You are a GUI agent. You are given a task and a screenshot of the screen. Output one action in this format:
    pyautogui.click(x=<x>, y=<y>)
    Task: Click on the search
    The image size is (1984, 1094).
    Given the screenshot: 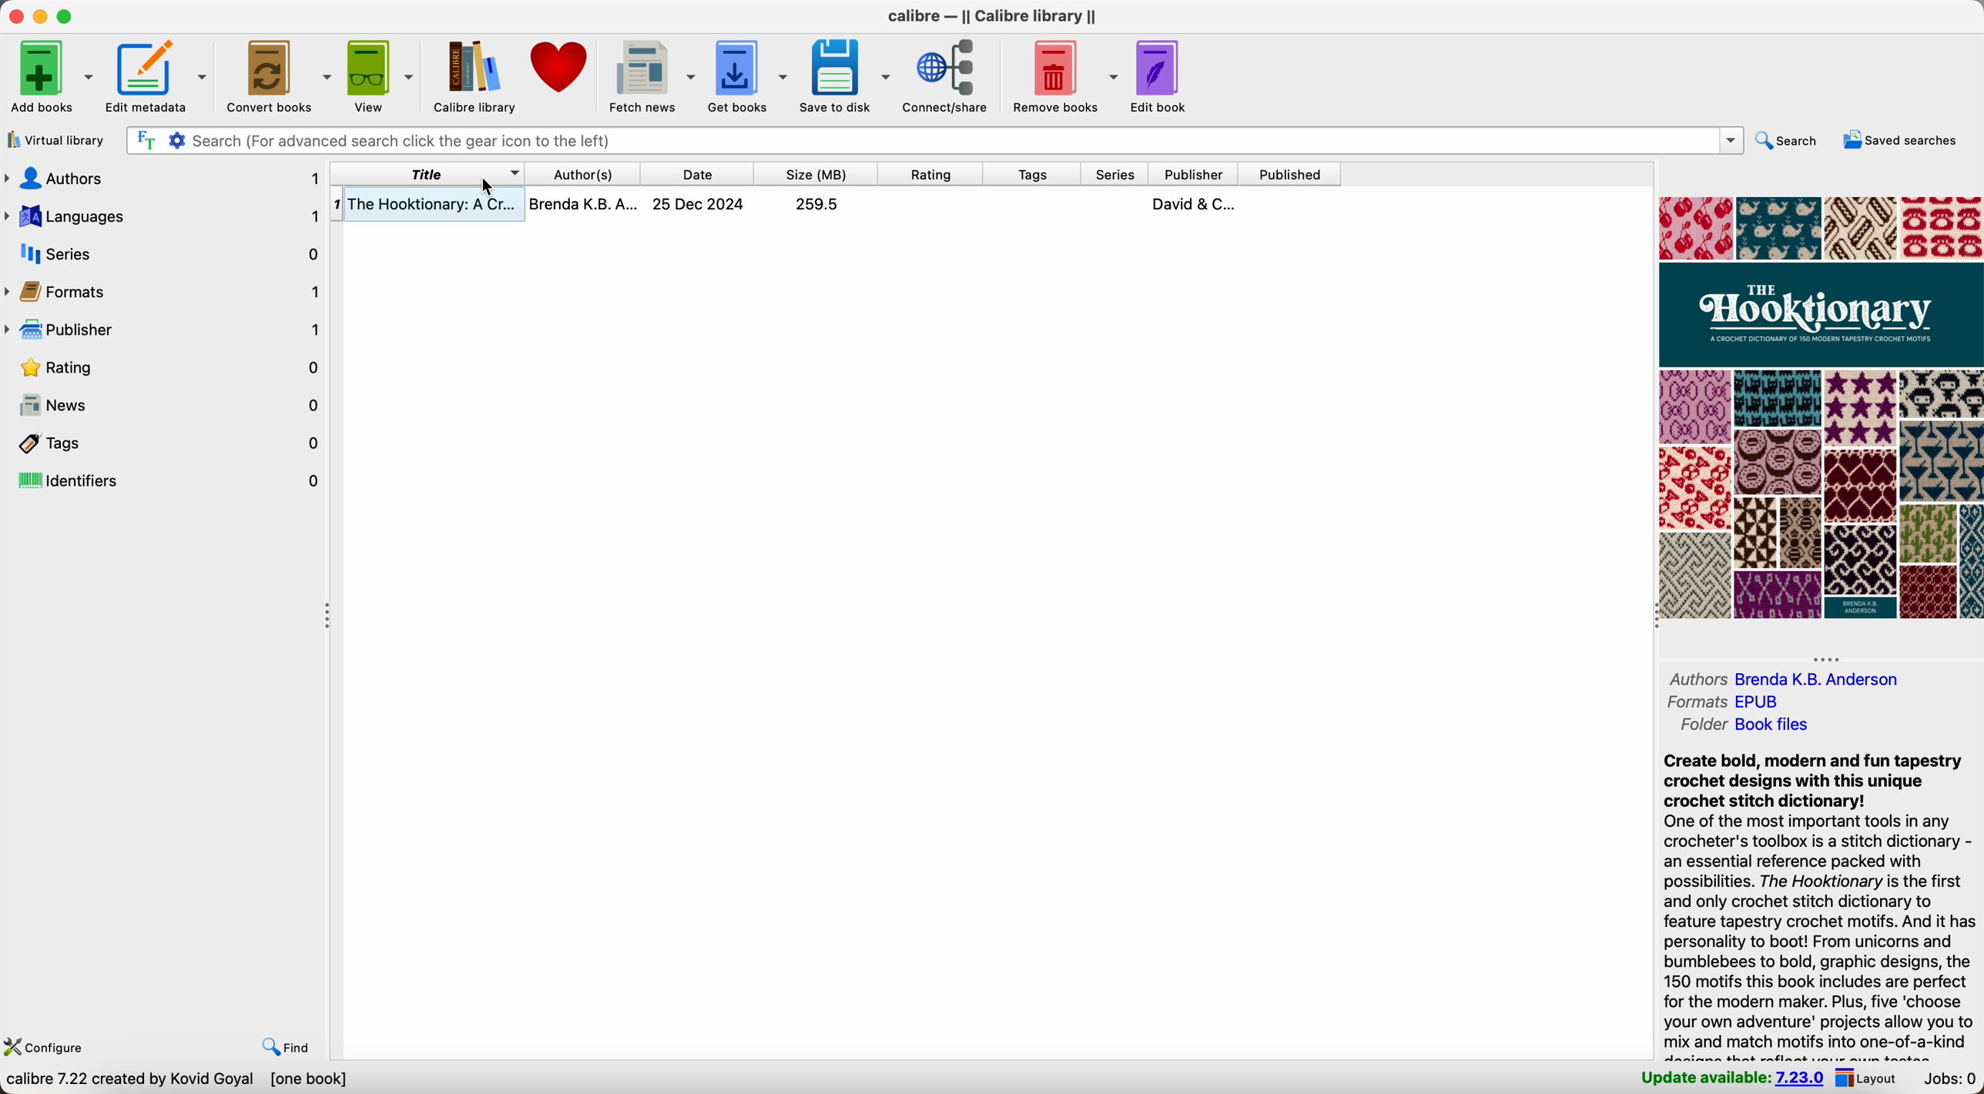 What is the action you would take?
    pyautogui.click(x=1791, y=142)
    